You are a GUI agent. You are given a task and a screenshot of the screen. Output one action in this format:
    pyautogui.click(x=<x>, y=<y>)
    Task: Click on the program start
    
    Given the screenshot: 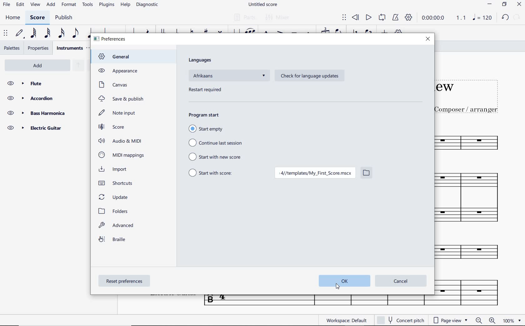 What is the action you would take?
    pyautogui.click(x=205, y=115)
    